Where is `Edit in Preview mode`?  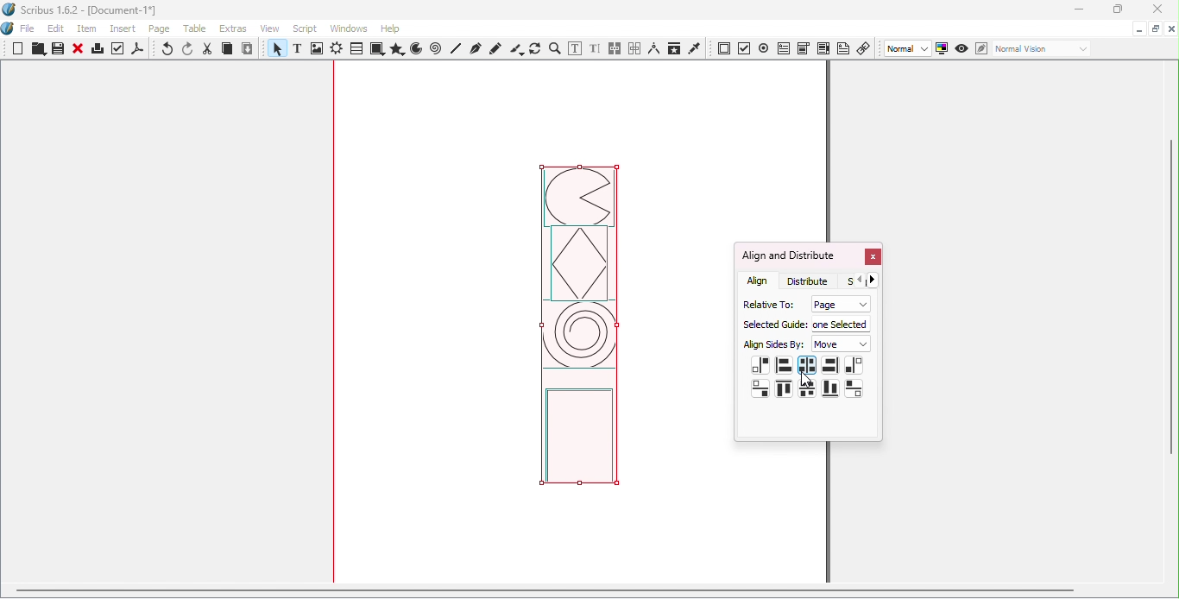 Edit in Preview mode is located at coordinates (980, 47).